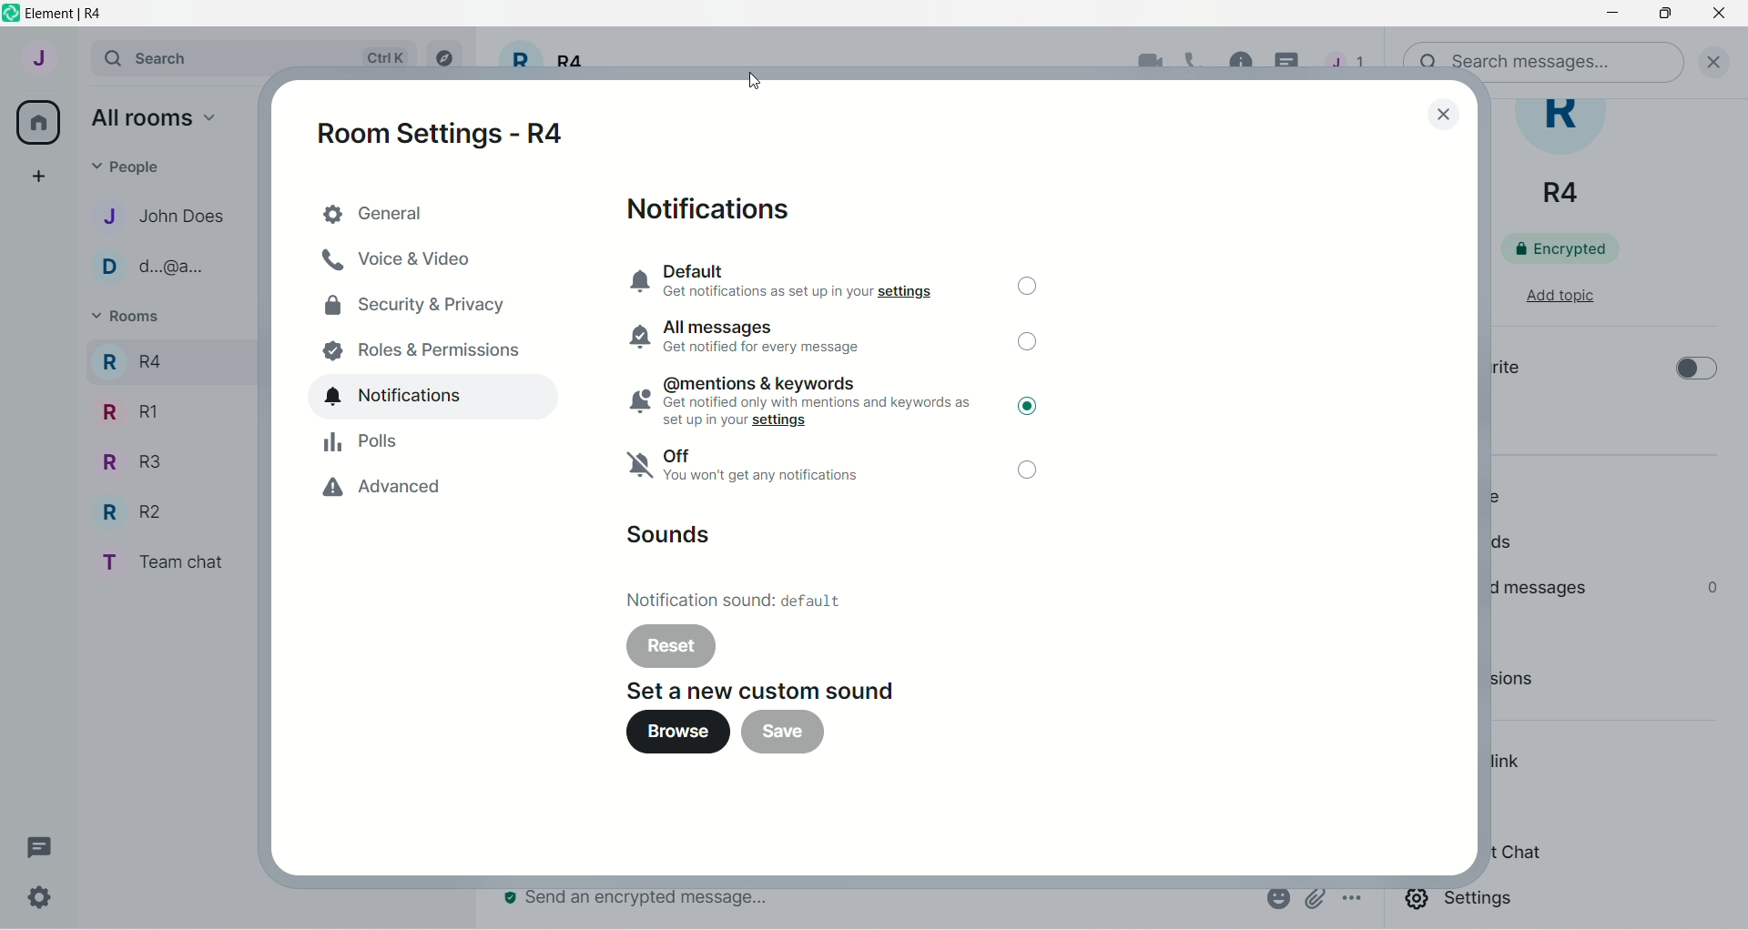 This screenshot has width=1748, height=930. Describe the element at coordinates (129, 318) in the screenshot. I see `rooms` at that location.